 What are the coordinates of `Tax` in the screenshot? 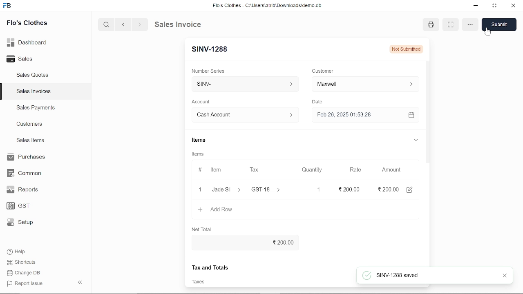 It's located at (256, 170).